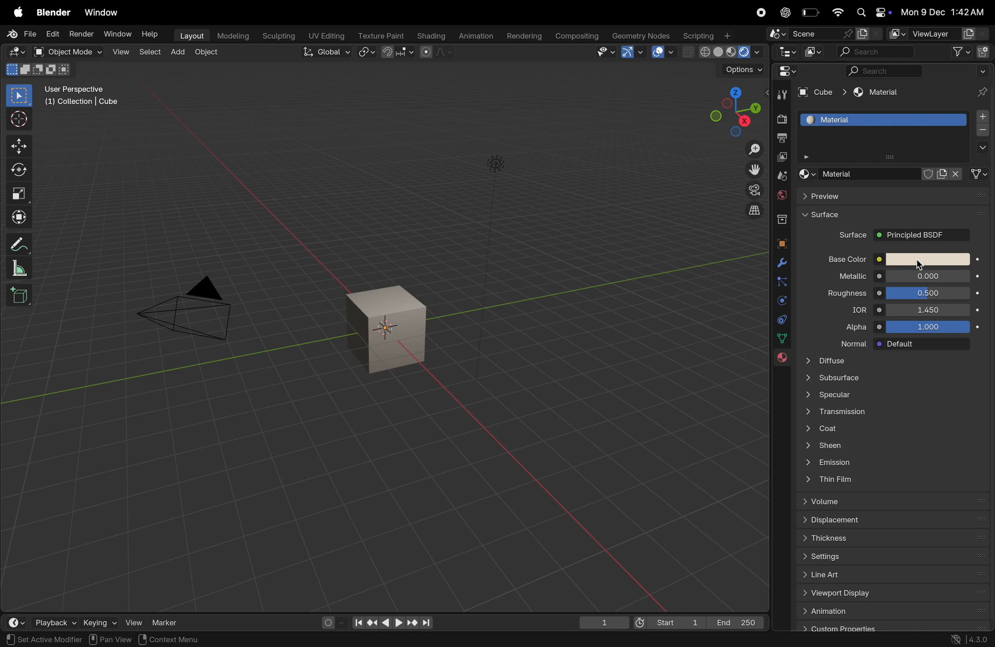 The height and width of the screenshot is (647, 995). I want to click on File, so click(23, 34).